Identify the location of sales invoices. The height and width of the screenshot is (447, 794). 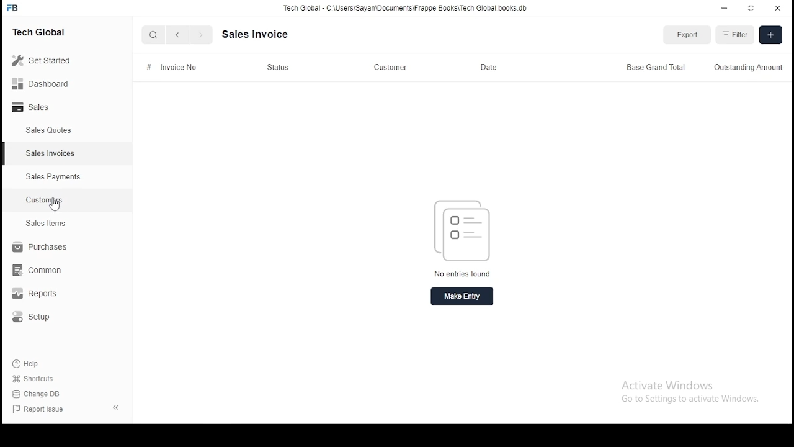
(50, 153).